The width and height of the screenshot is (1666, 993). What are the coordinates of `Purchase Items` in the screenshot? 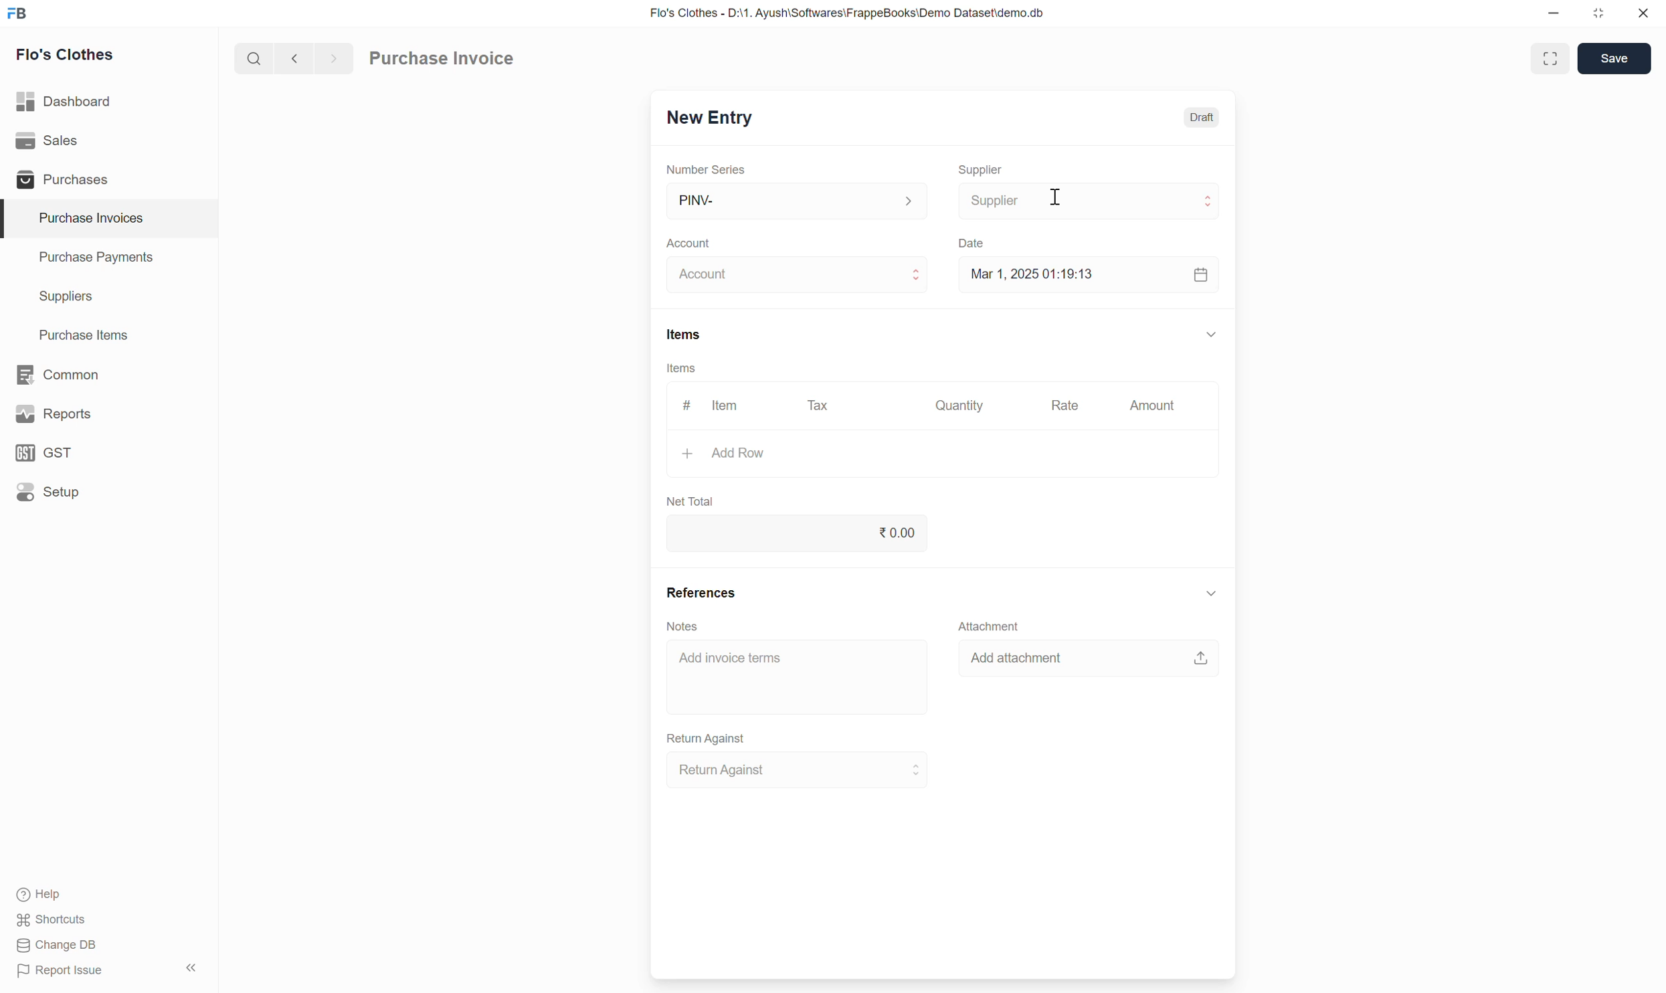 It's located at (76, 333).